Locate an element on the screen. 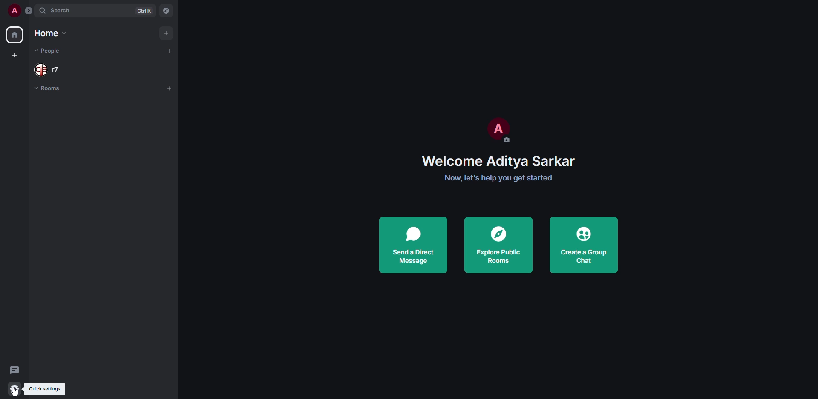  create a group chat is located at coordinates (583, 245).